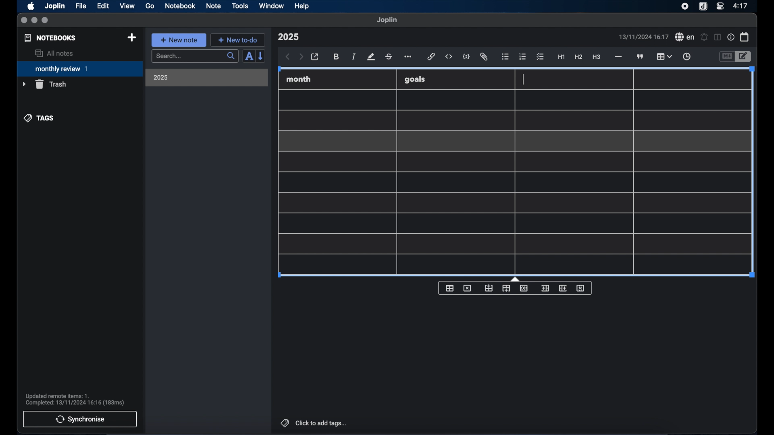 This screenshot has width=774, height=435. Describe the element at coordinates (467, 288) in the screenshot. I see `delete table` at that location.